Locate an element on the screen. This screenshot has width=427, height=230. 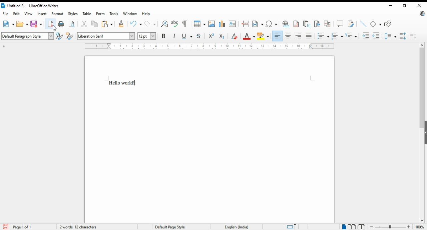
insert is located at coordinates (43, 14).